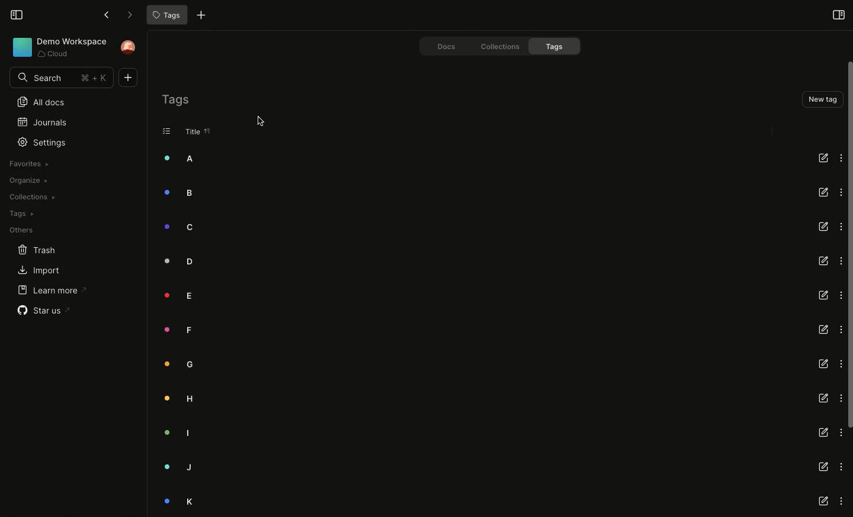 The width and height of the screenshot is (853, 517). What do you see at coordinates (557, 46) in the screenshot?
I see `Tags` at bounding box center [557, 46].